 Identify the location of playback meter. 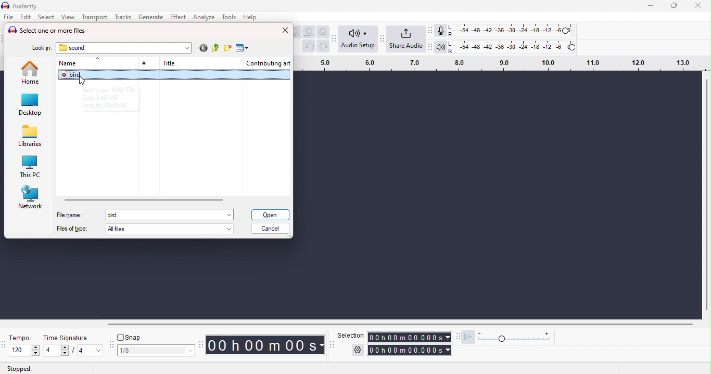
(442, 46).